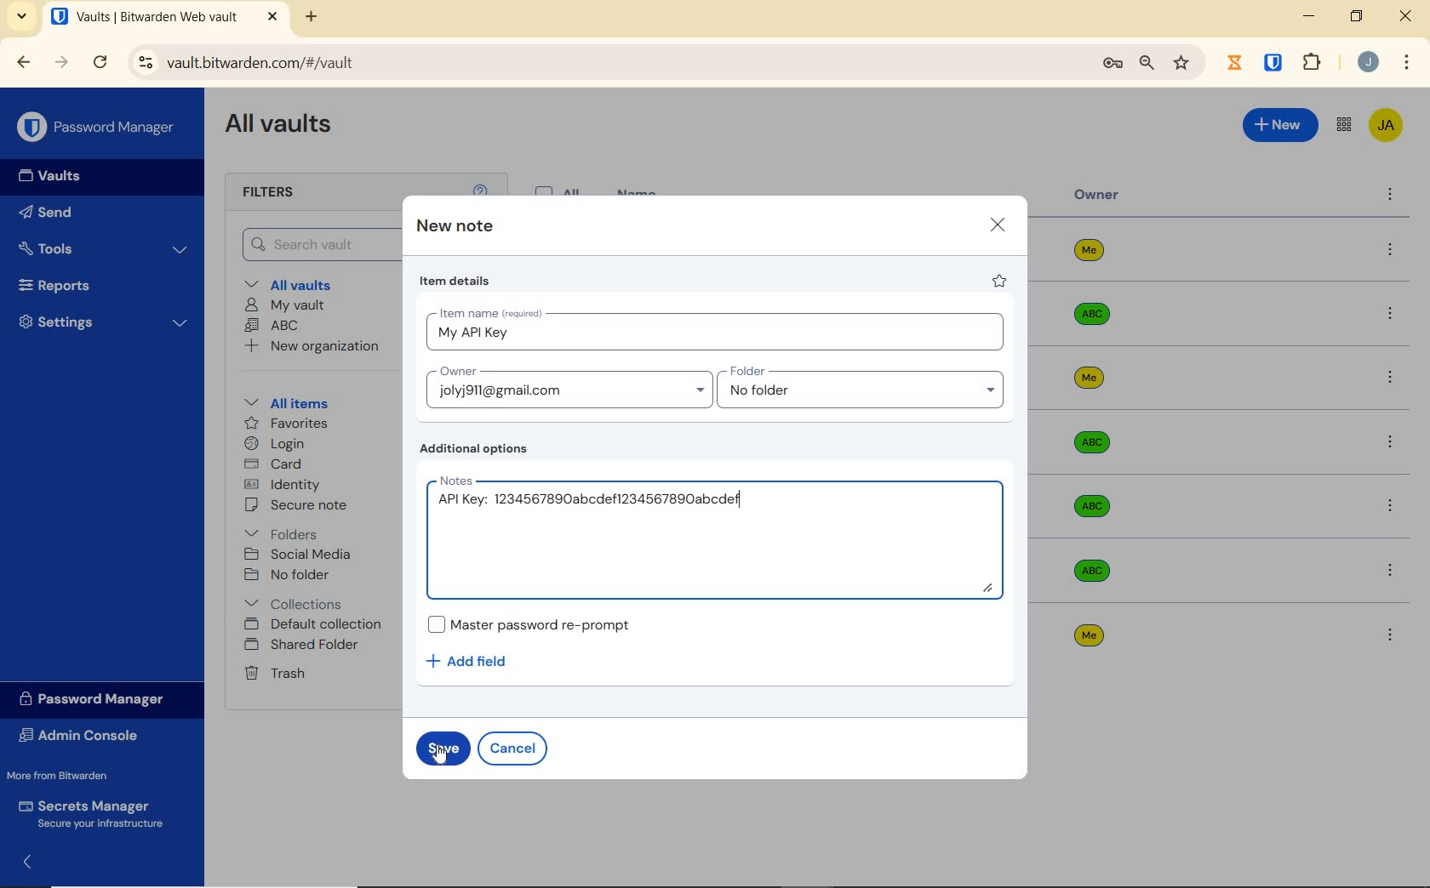 Image resolution: width=1430 pixels, height=888 pixels. I want to click on Input Owner, so click(566, 386).